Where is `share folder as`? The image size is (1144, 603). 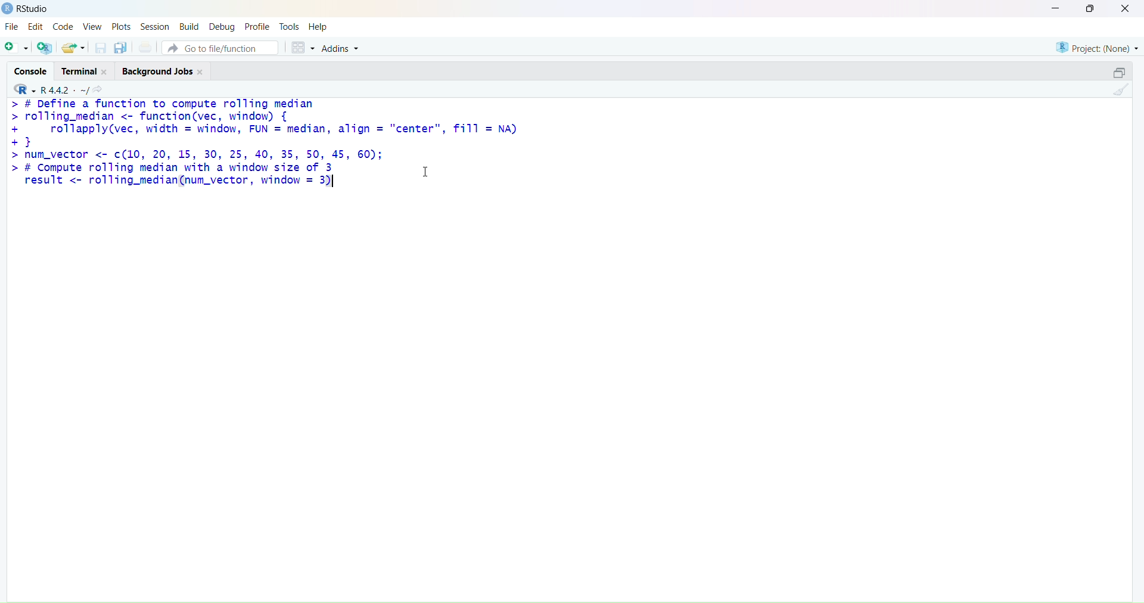 share folder as is located at coordinates (73, 48).